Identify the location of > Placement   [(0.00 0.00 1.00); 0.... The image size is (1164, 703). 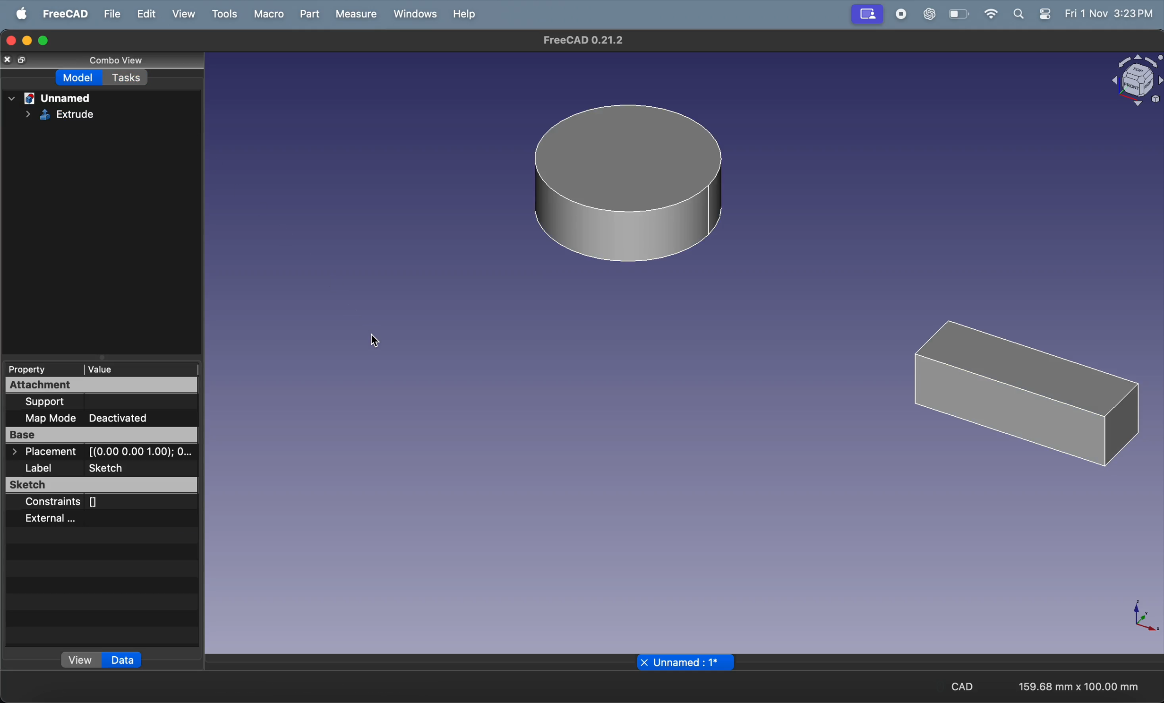
(102, 452).